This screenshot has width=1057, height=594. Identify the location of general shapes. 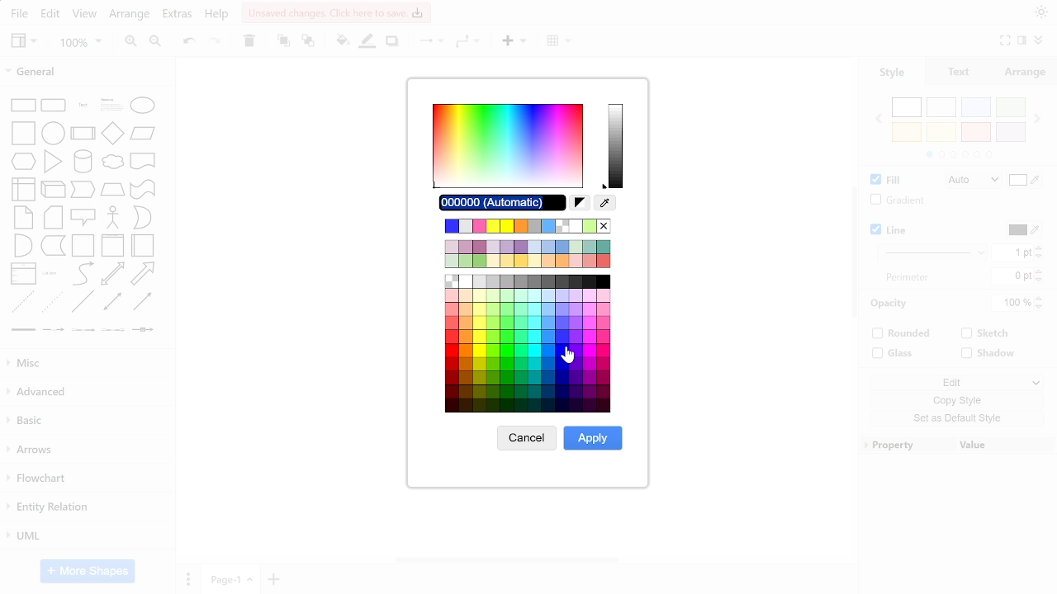
(86, 214).